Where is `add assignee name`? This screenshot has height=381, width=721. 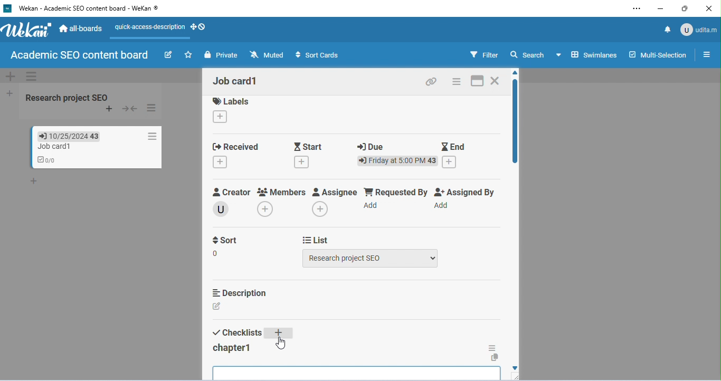
add assignee name is located at coordinates (321, 211).